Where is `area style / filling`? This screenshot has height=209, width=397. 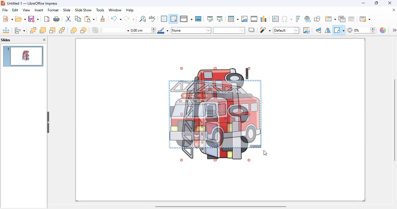 area style / filling is located at coordinates (229, 30).